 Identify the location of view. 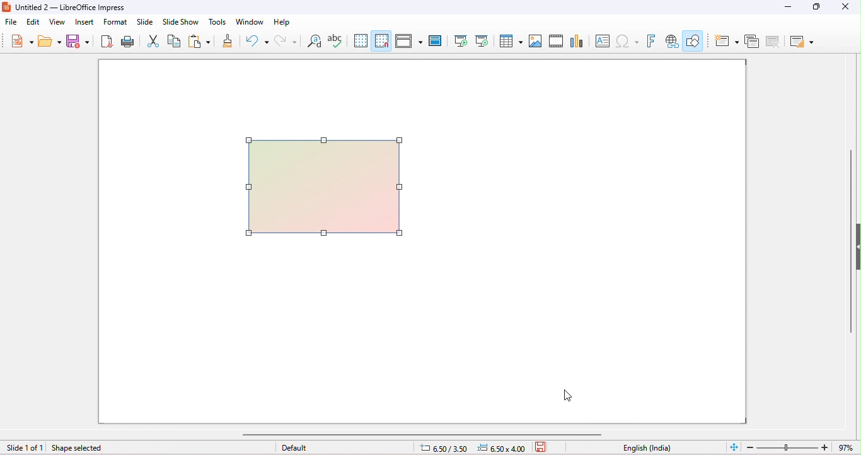
(57, 22).